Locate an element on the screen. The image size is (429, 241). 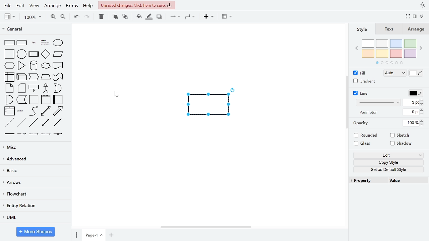
line is located at coordinates (361, 93).